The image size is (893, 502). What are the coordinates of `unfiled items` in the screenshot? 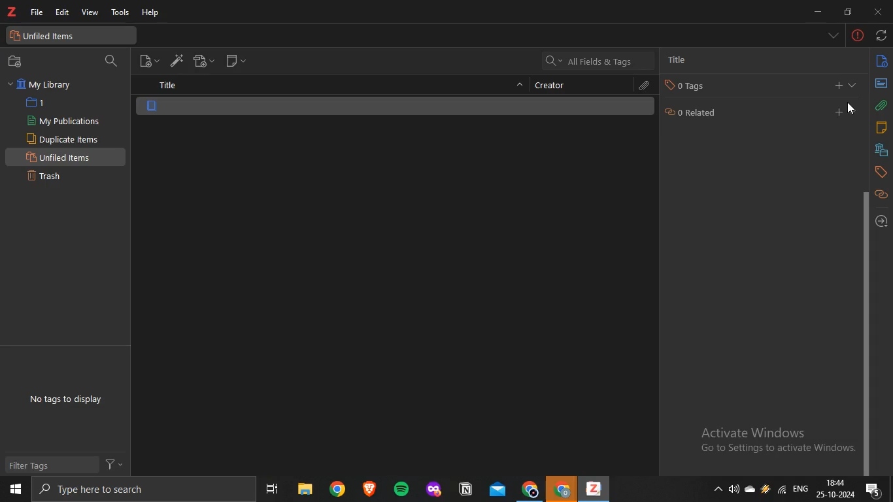 It's located at (67, 157).